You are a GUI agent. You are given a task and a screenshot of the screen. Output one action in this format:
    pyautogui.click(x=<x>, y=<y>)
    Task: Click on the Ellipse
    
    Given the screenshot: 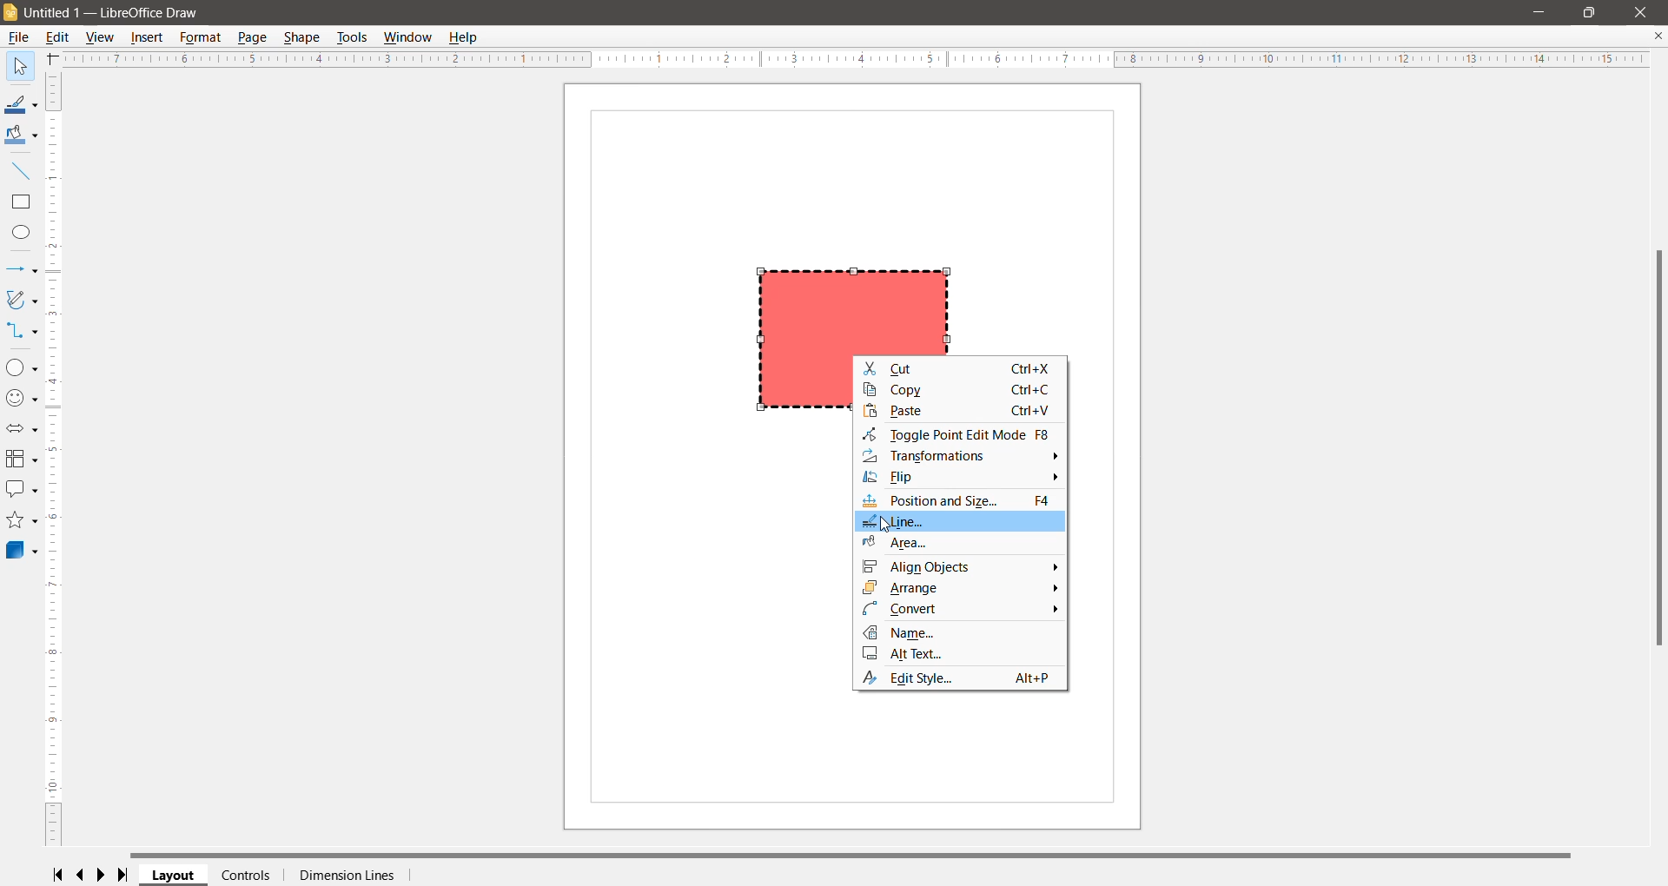 What is the action you would take?
    pyautogui.click(x=21, y=232)
    